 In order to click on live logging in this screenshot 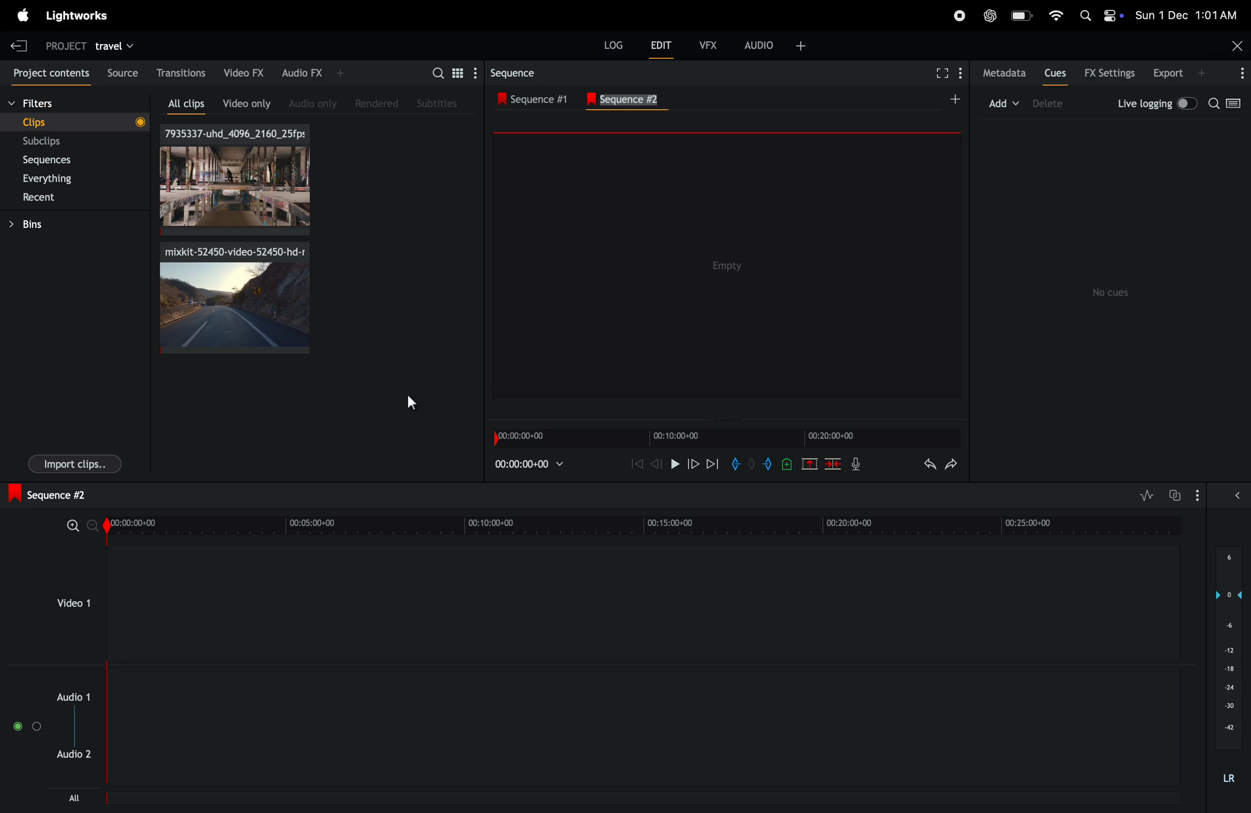, I will do `click(1157, 104)`.